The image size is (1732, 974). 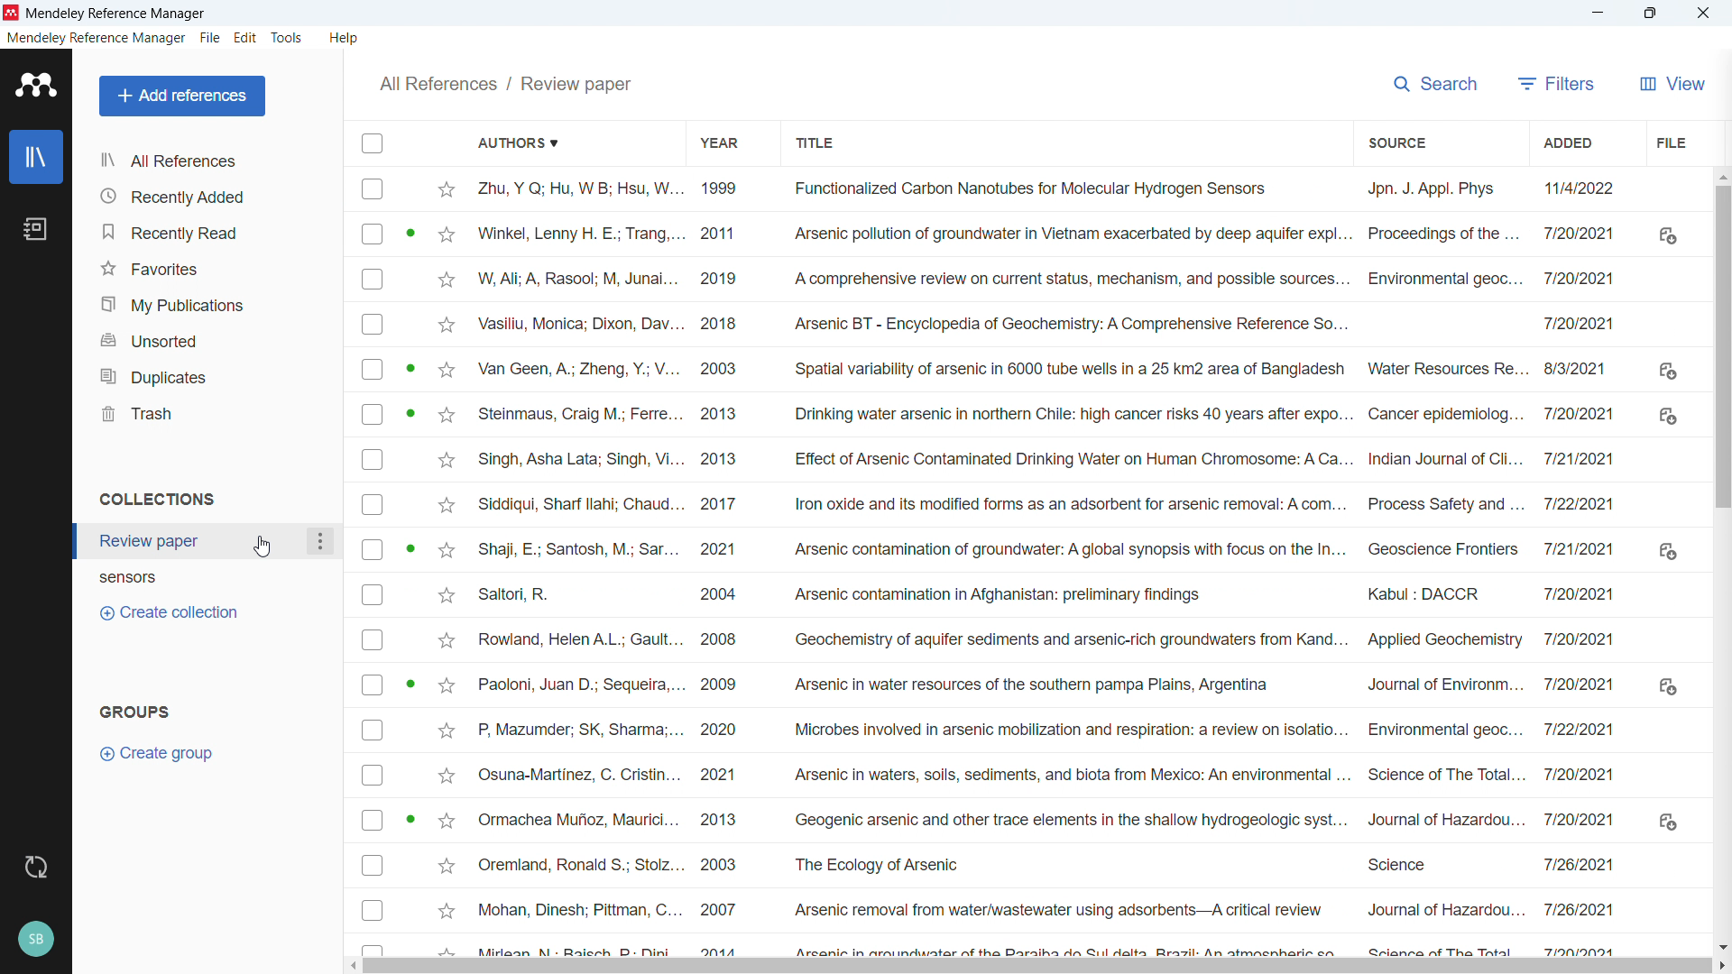 What do you see at coordinates (410, 411) in the screenshot?
I see `PDF available` at bounding box center [410, 411].